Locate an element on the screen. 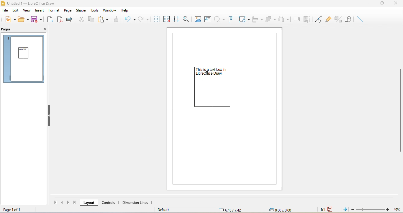 Image resolution: width=403 pixels, height=213 pixels. print is located at coordinates (70, 19).